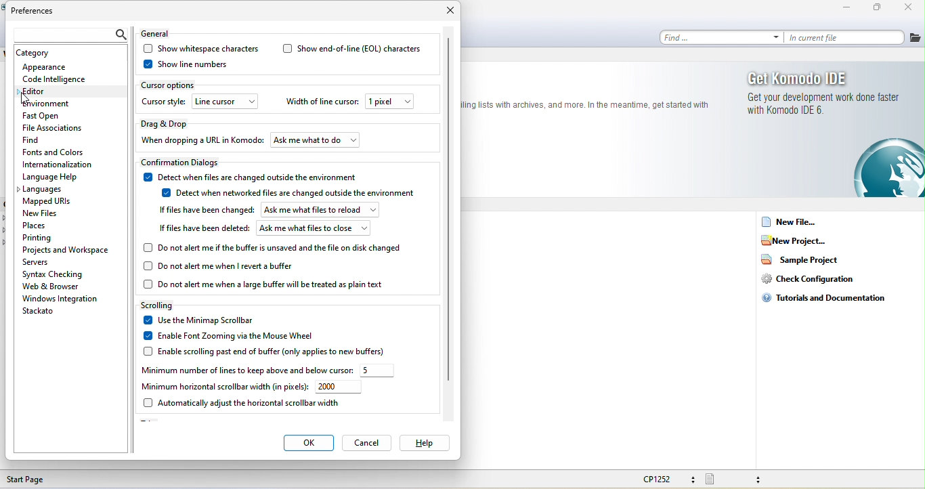 This screenshot has height=489, width=925. Describe the element at coordinates (796, 240) in the screenshot. I see `new project` at that location.